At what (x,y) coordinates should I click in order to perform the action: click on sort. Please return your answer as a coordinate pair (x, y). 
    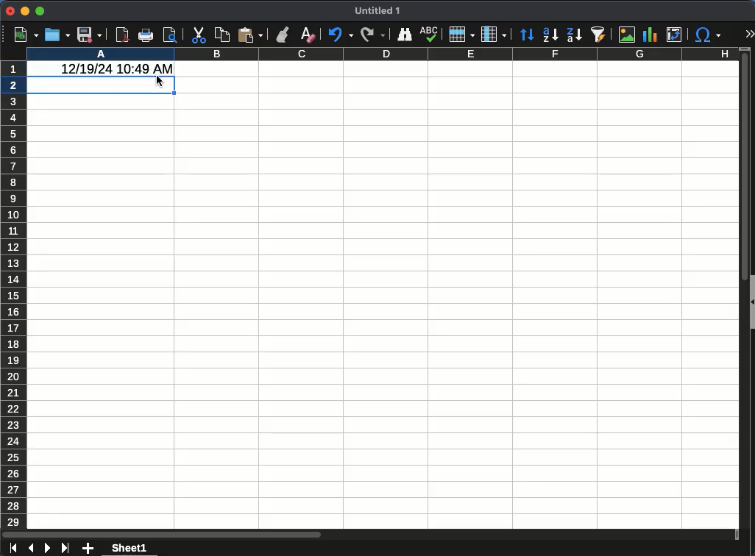
    Looking at the image, I should click on (527, 35).